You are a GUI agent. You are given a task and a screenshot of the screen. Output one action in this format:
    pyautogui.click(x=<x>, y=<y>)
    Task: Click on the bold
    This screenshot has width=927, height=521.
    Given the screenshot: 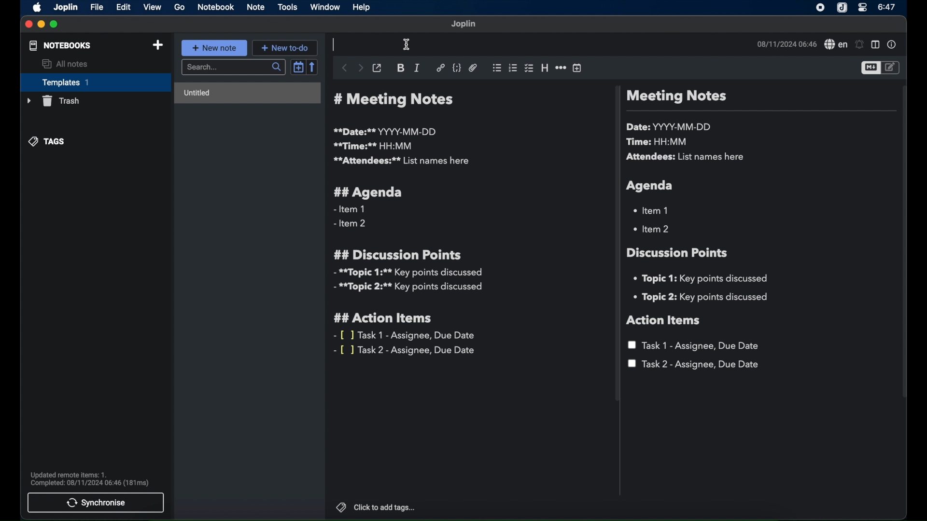 What is the action you would take?
    pyautogui.click(x=401, y=69)
    